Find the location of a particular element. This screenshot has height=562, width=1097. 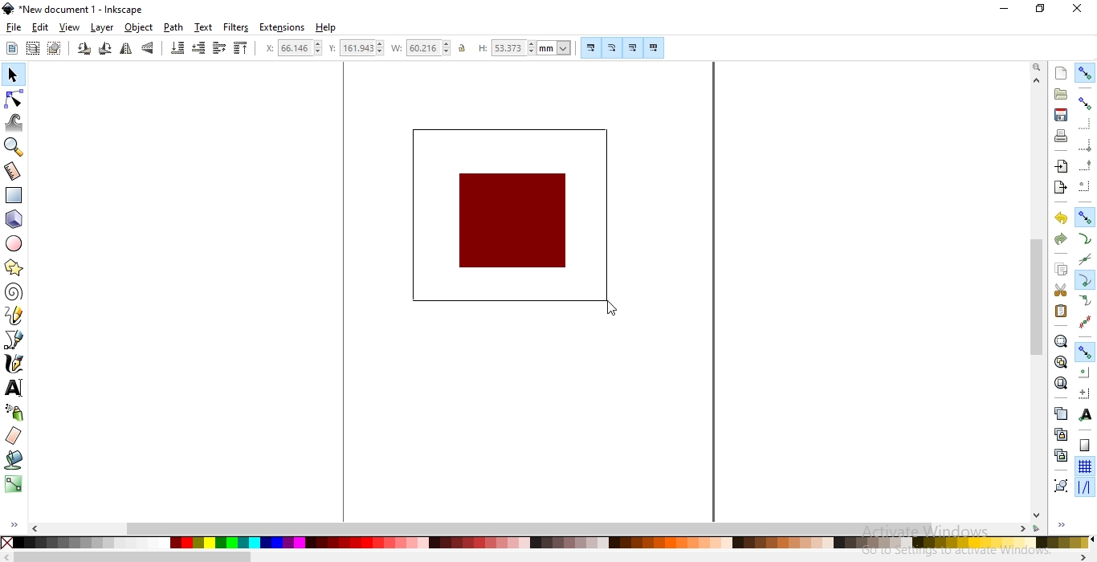

snap to edges of bounding box is located at coordinates (1083, 123).